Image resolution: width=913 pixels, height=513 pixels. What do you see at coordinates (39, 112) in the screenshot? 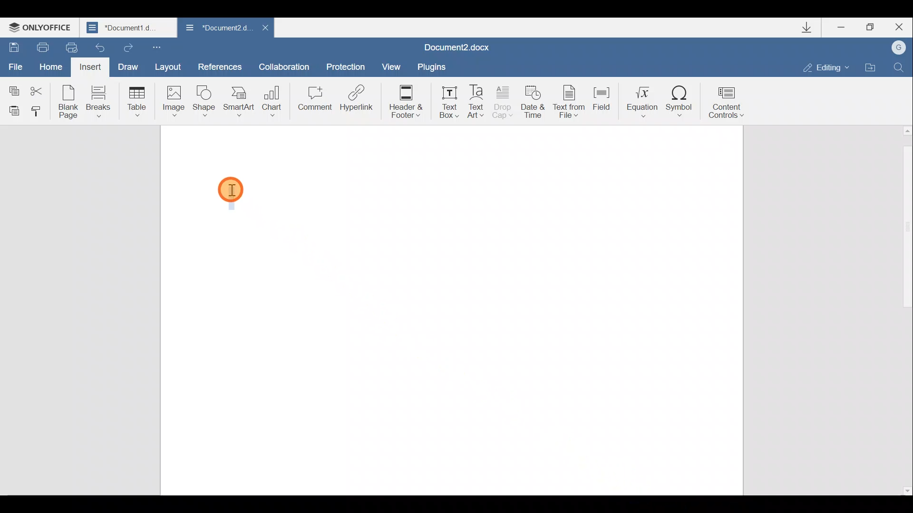
I see `Copy style` at bounding box center [39, 112].